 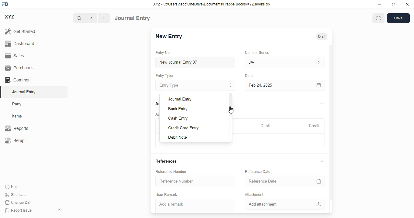 I want to click on journal entry, so click(x=24, y=92).